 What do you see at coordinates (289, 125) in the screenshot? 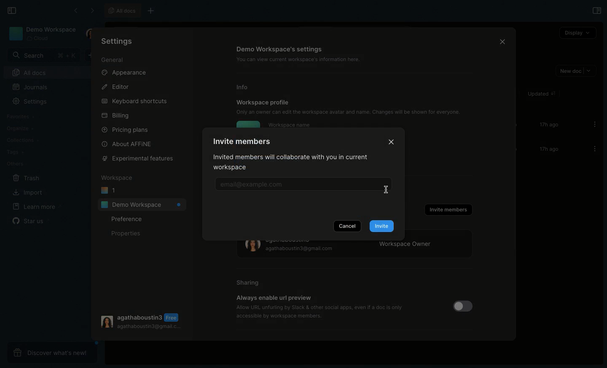
I see `Workspace name` at bounding box center [289, 125].